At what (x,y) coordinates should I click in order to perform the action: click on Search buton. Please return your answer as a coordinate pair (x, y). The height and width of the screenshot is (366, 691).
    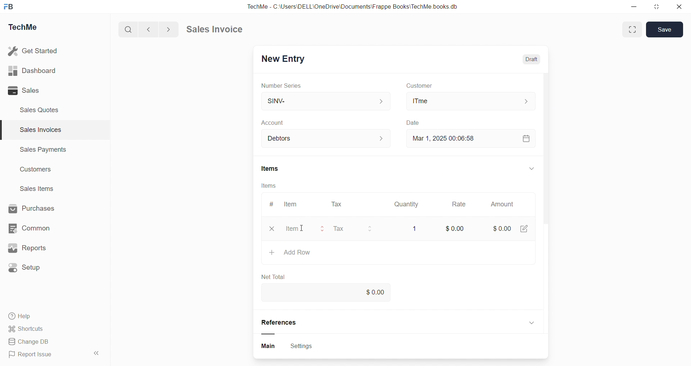
    Looking at the image, I should click on (129, 29).